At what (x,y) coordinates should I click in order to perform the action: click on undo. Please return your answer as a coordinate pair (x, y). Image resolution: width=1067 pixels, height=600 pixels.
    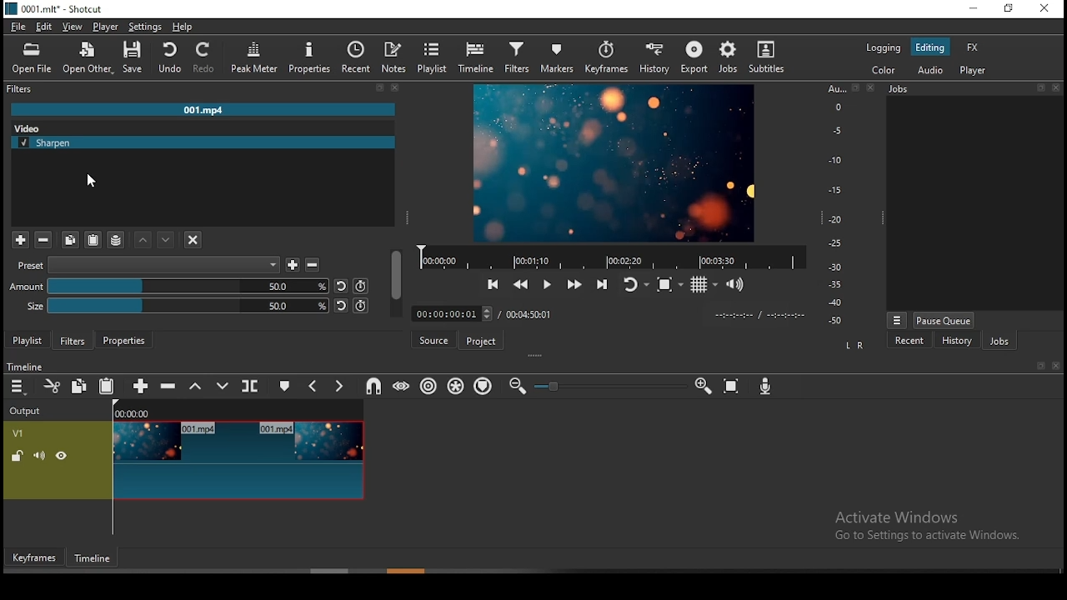
    Looking at the image, I should click on (169, 58).